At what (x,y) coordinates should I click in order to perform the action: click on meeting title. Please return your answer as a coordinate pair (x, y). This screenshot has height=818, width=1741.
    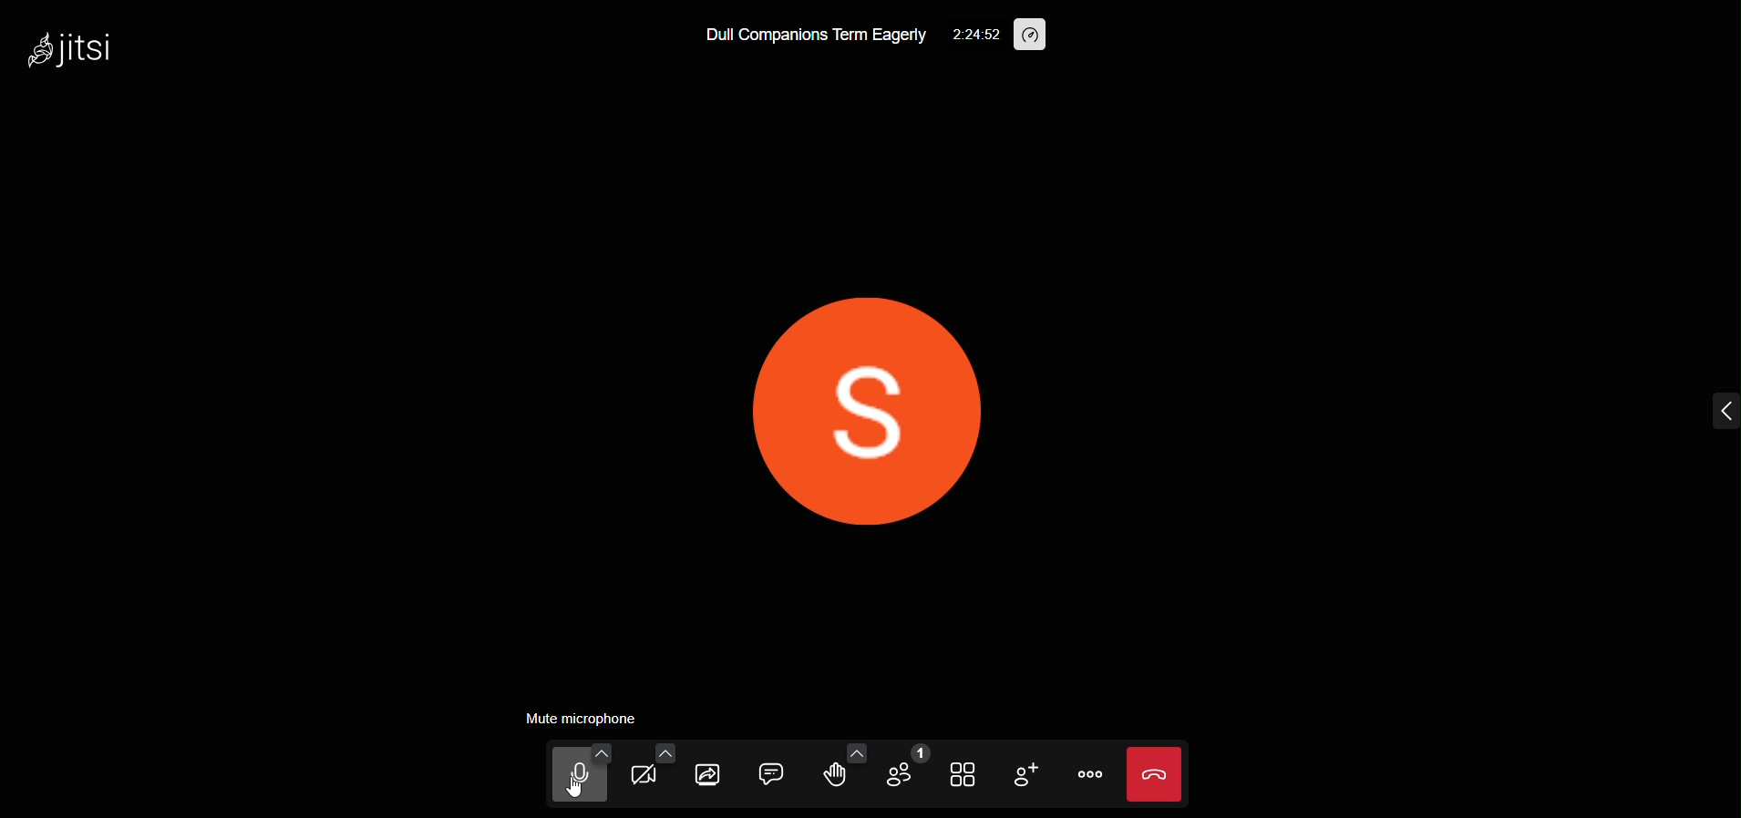
    Looking at the image, I should click on (810, 35).